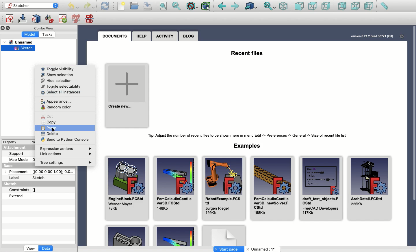 This screenshot has height=252, width=416. I want to click on Back, so click(222, 6).